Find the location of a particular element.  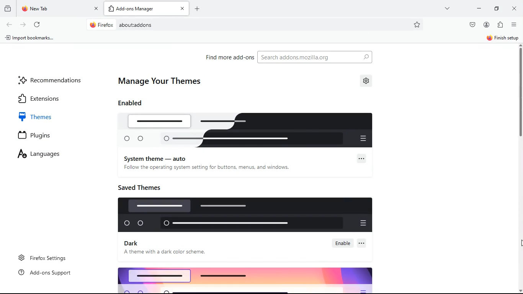

forward is located at coordinates (23, 25).